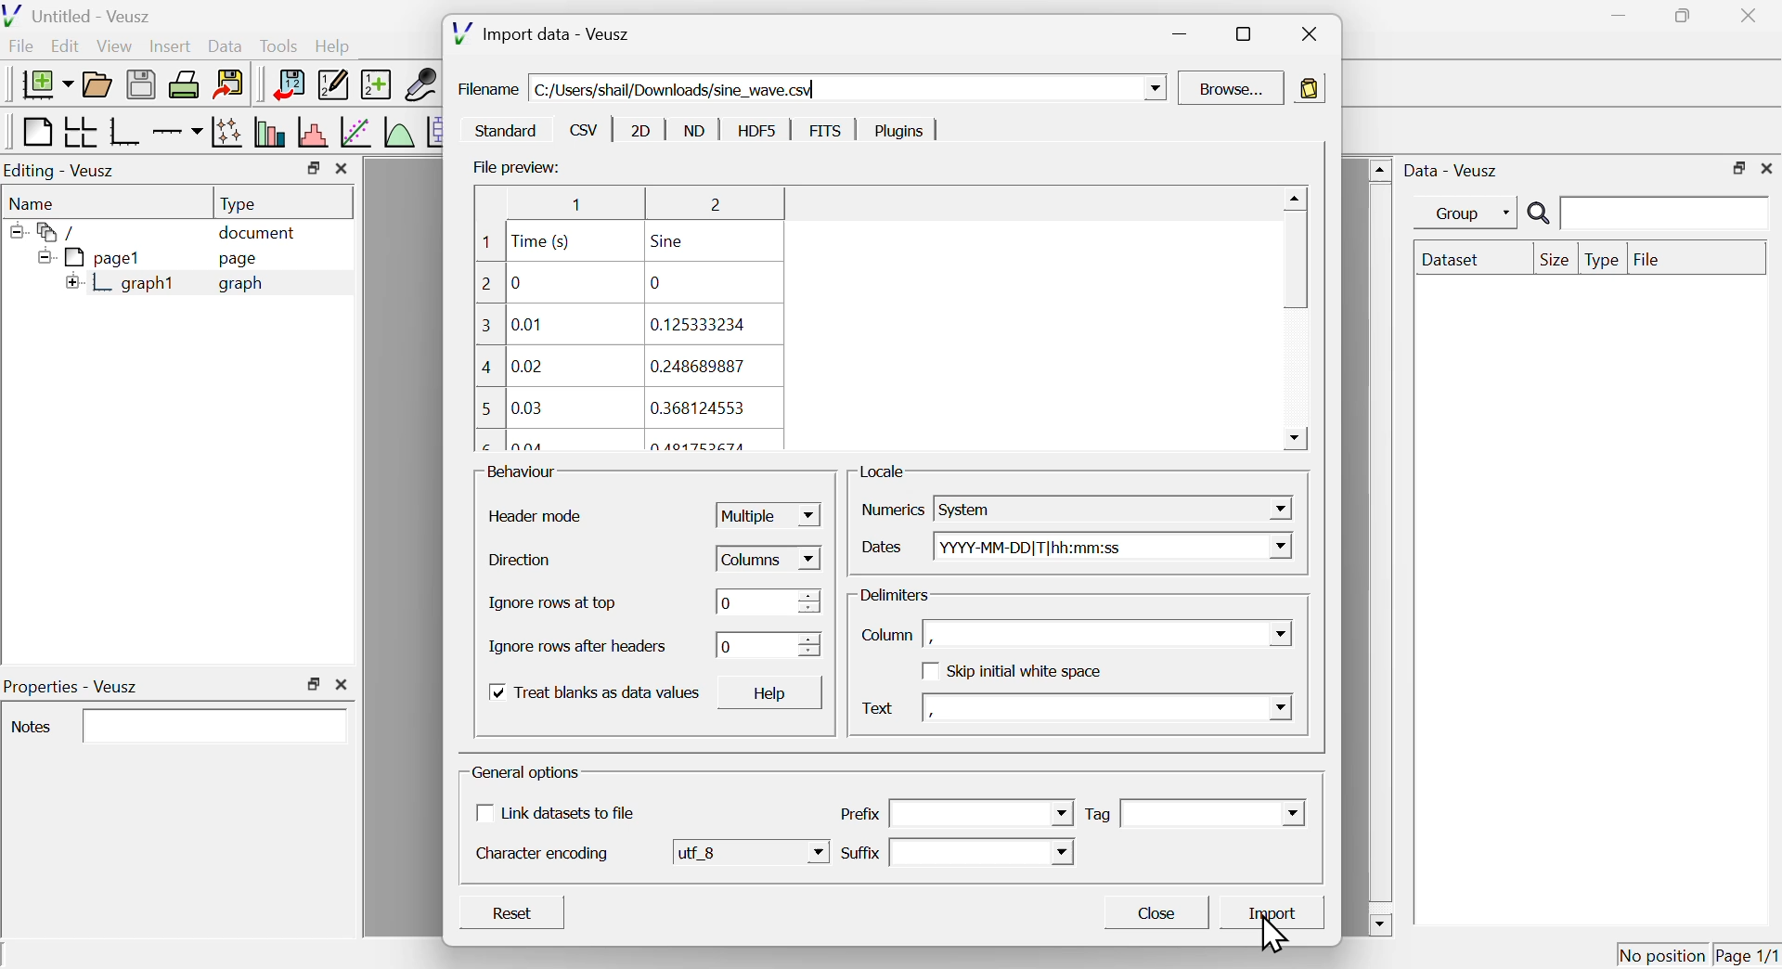 The height and width of the screenshot is (969, 1782). What do you see at coordinates (1647, 257) in the screenshot?
I see `file` at bounding box center [1647, 257].